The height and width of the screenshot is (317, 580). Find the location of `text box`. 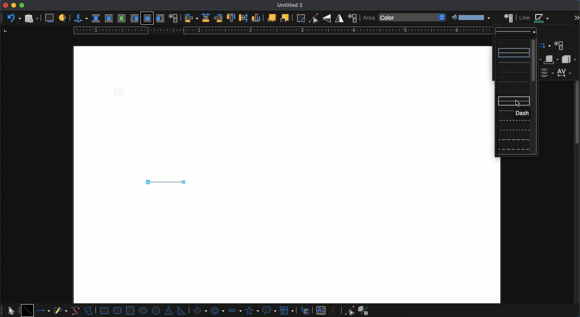

text box is located at coordinates (321, 311).